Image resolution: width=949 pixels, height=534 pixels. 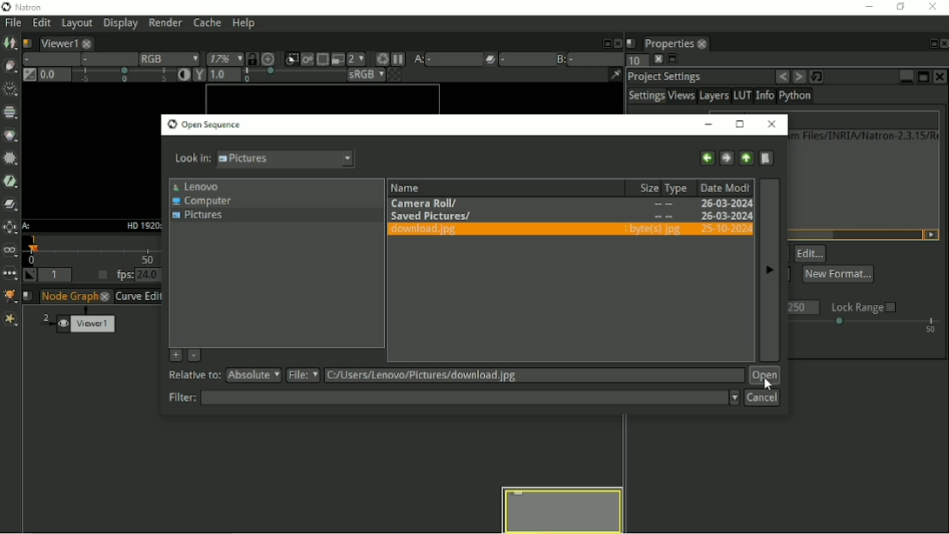 What do you see at coordinates (222, 59) in the screenshot?
I see `Zoom` at bounding box center [222, 59].